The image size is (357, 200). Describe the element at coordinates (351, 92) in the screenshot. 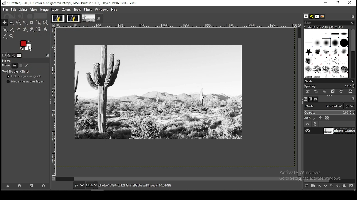

I see `open brush as image` at that location.